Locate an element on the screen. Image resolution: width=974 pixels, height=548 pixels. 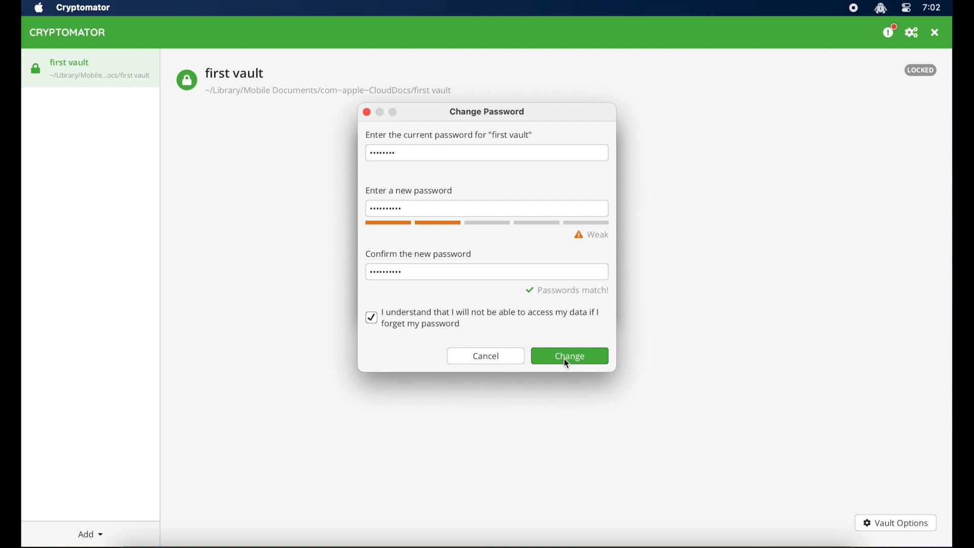
cursor is located at coordinates (568, 364).